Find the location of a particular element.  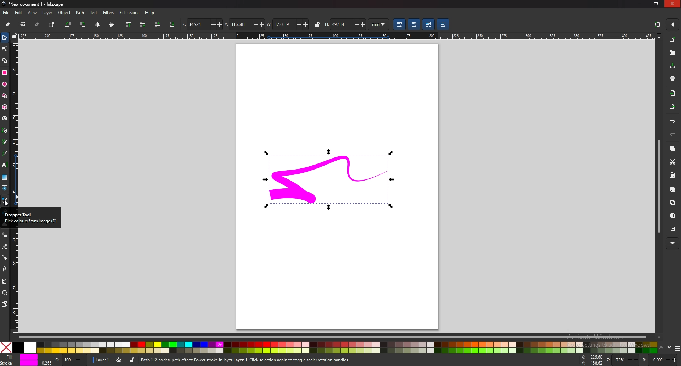

color picker is located at coordinates (6, 201).